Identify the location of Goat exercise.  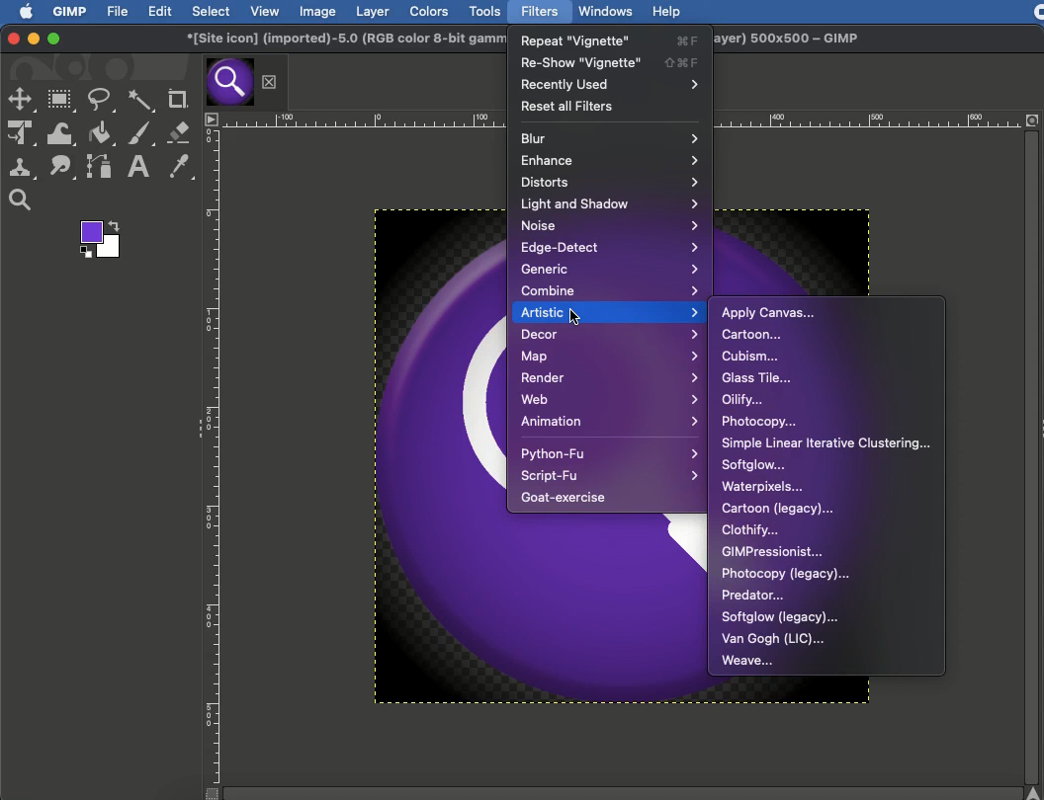
(567, 497).